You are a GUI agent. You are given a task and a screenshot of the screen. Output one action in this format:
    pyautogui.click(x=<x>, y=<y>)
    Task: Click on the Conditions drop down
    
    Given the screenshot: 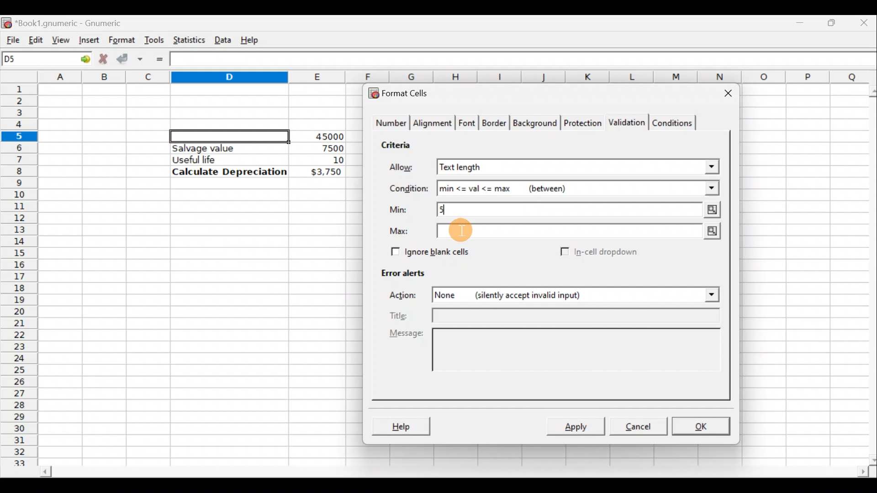 What is the action you would take?
    pyautogui.click(x=702, y=188)
    